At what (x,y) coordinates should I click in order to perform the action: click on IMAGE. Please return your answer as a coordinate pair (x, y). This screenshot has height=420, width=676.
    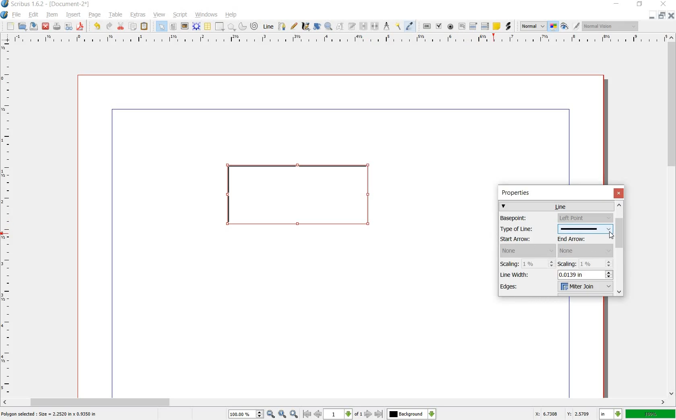
    Looking at the image, I should click on (185, 26).